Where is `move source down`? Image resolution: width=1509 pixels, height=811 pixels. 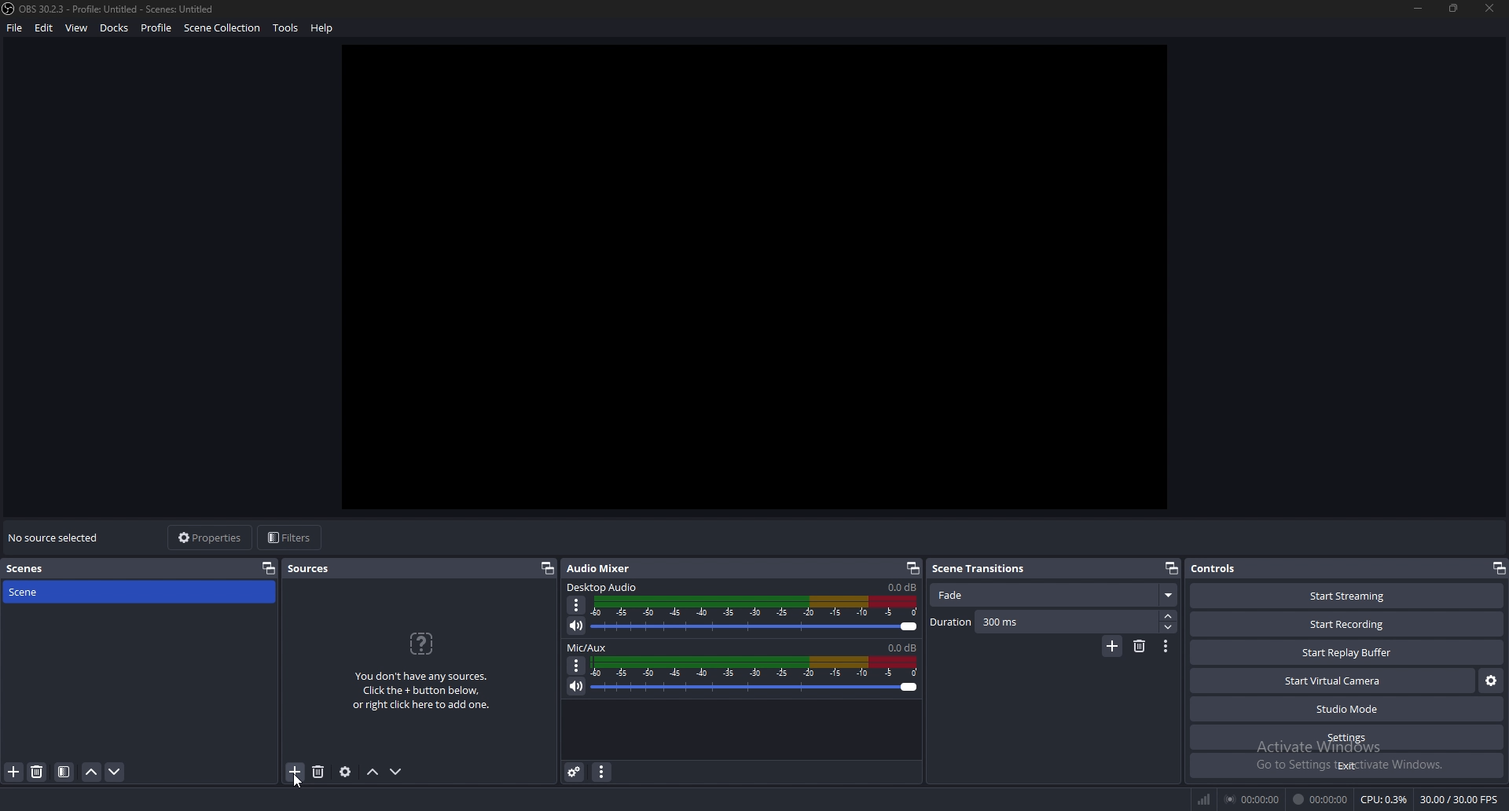
move source down is located at coordinates (396, 772).